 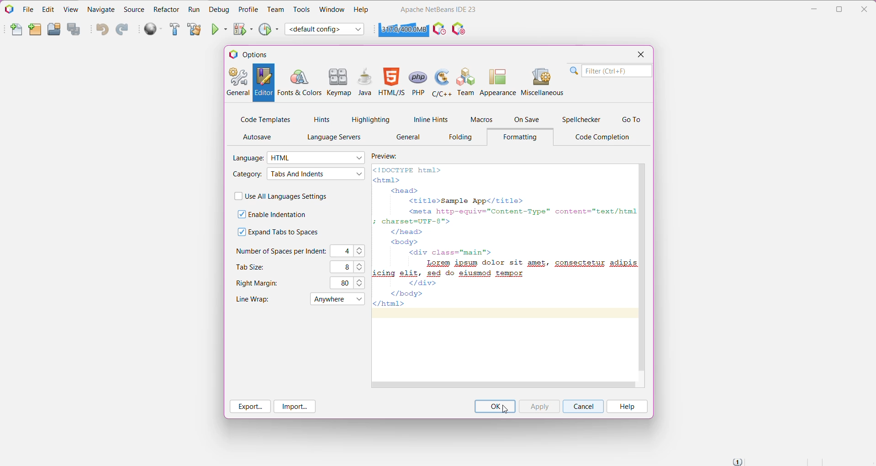 What do you see at coordinates (102, 9) in the screenshot?
I see `Navigate` at bounding box center [102, 9].